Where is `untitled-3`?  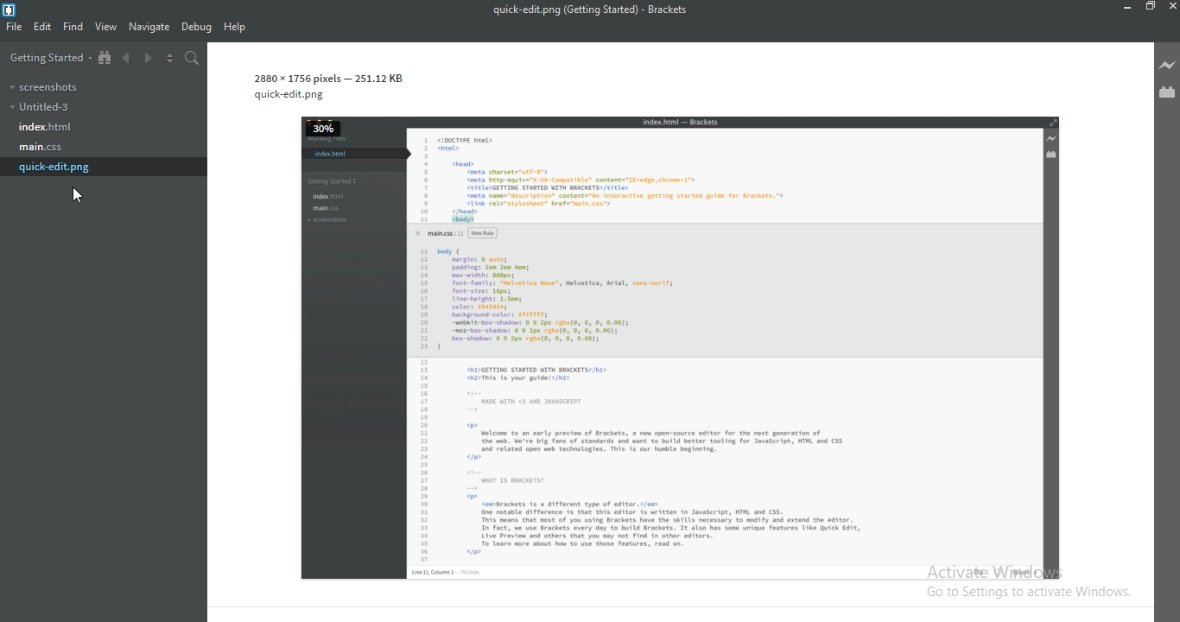 untitled-3 is located at coordinates (39, 106).